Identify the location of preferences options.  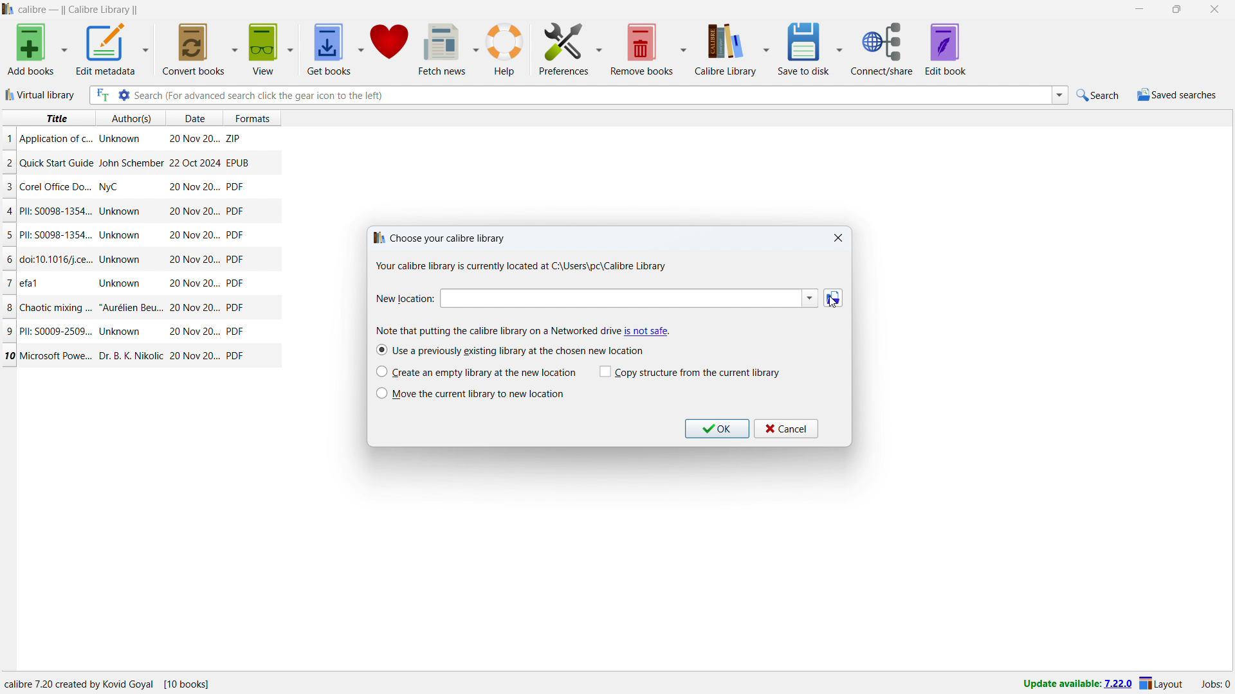
(600, 47).